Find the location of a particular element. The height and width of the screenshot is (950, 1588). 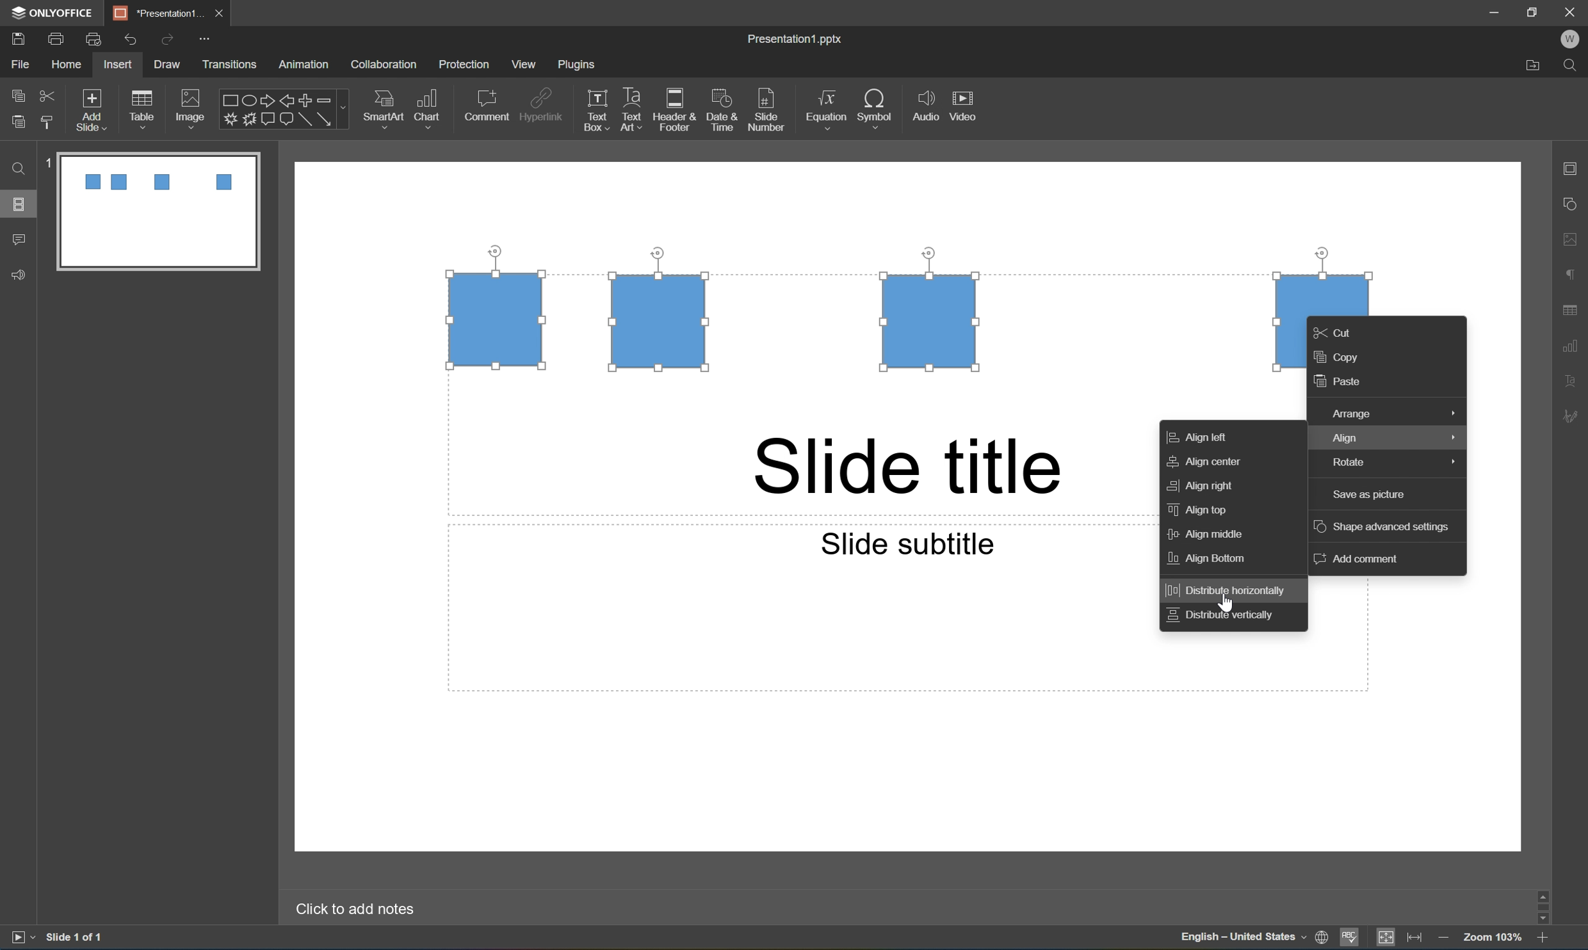

*Presentation1... is located at coordinates (160, 12).